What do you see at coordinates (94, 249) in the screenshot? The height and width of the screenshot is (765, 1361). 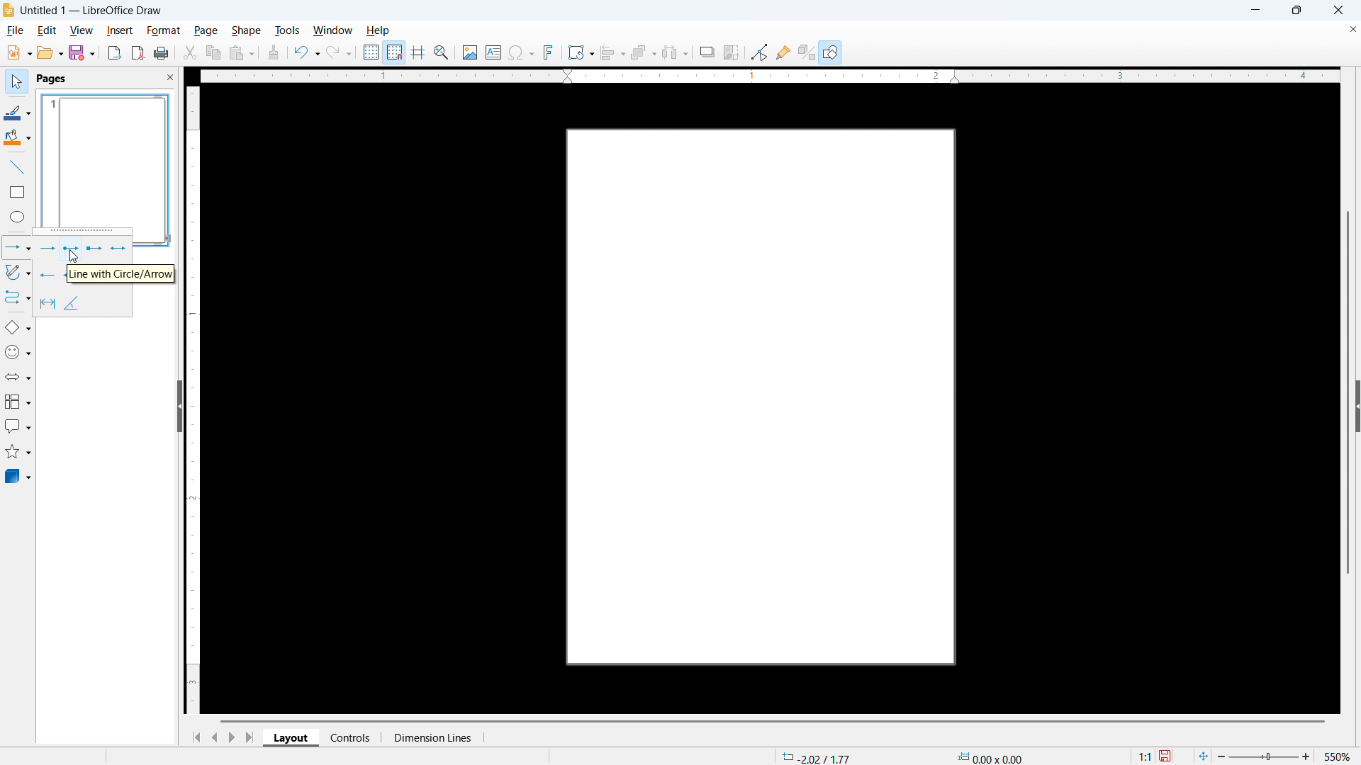 I see `Line with square end ` at bounding box center [94, 249].